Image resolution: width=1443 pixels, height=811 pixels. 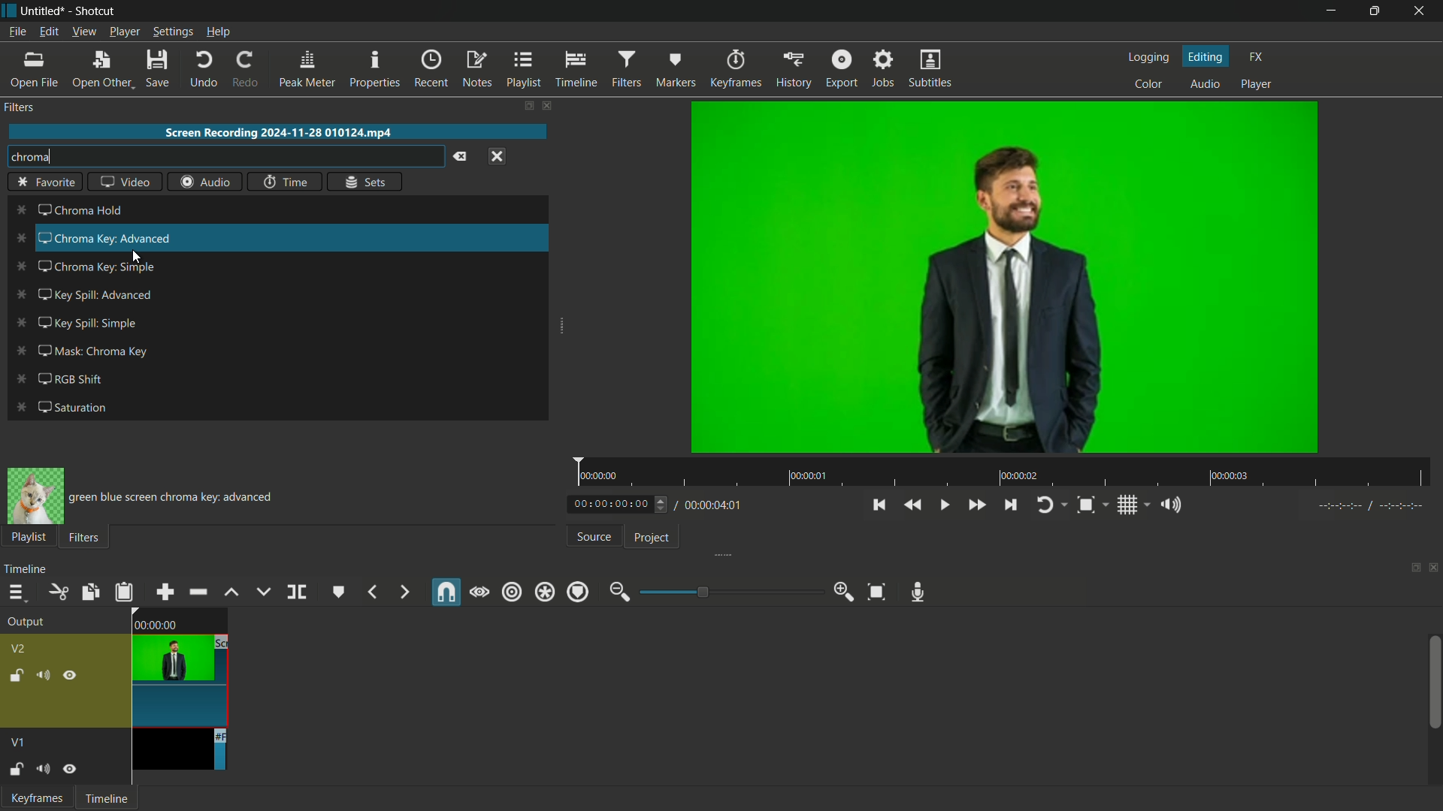 What do you see at coordinates (46, 182) in the screenshot?
I see `favorite` at bounding box center [46, 182].